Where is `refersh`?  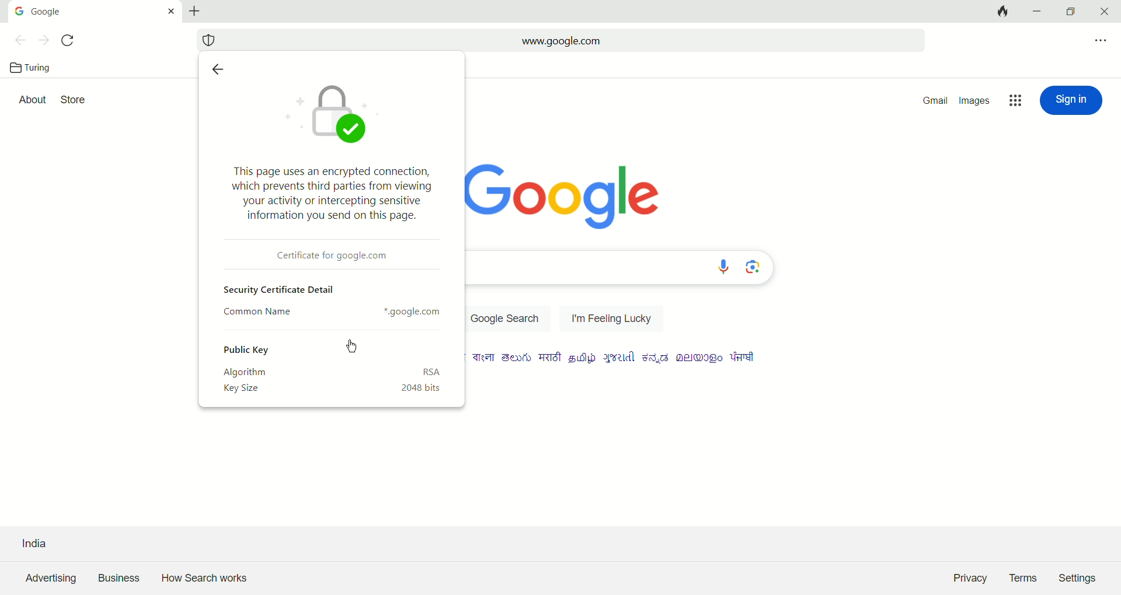
refersh is located at coordinates (71, 41).